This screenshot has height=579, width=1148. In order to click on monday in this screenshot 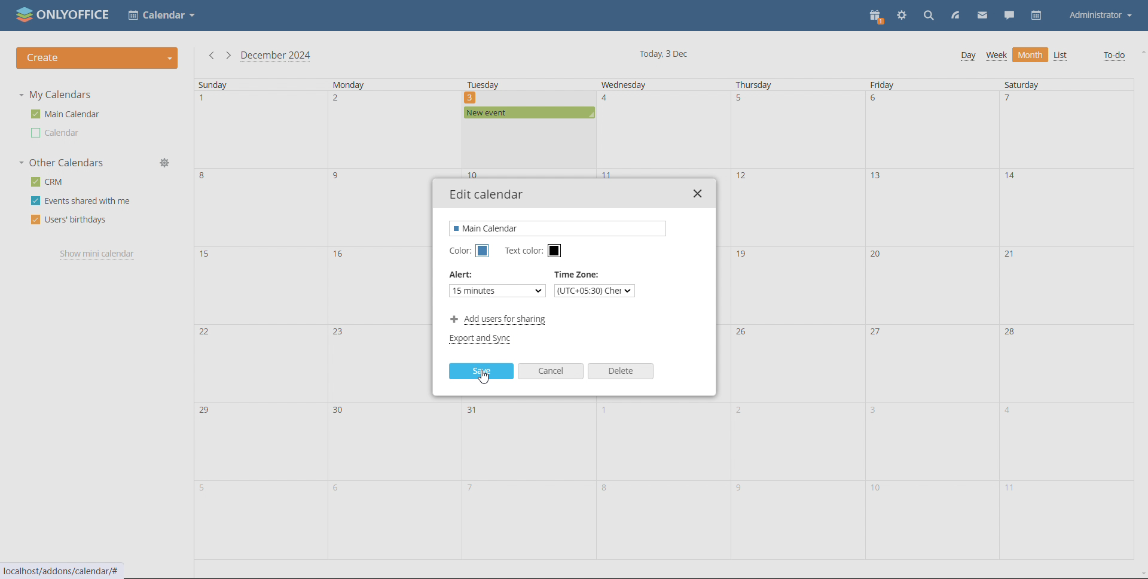, I will do `click(383, 84)`.